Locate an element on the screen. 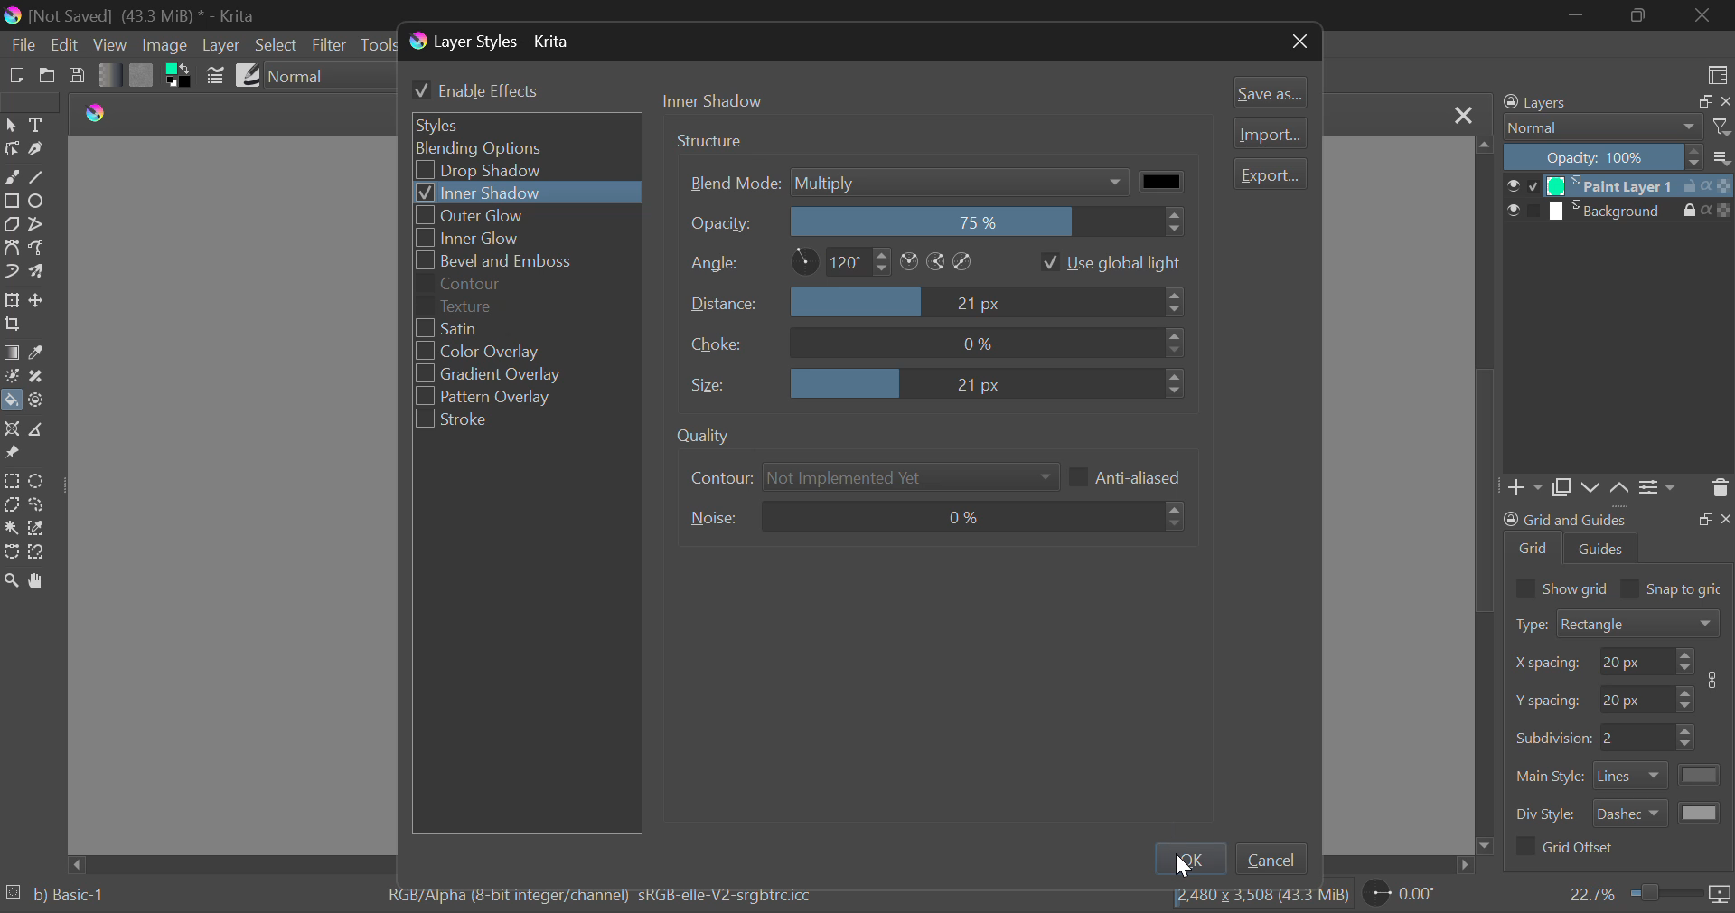  Dynamic Brush is located at coordinates (12, 273).